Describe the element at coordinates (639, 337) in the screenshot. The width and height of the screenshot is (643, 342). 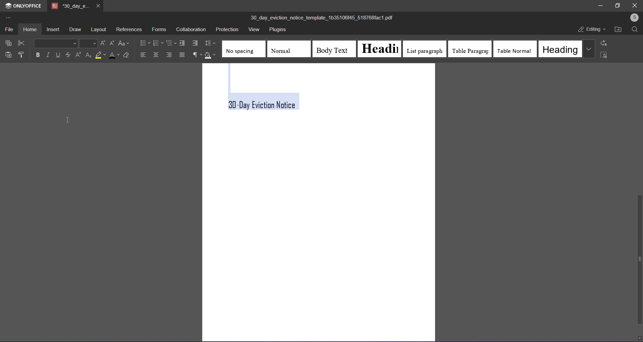
I see `down` at that location.